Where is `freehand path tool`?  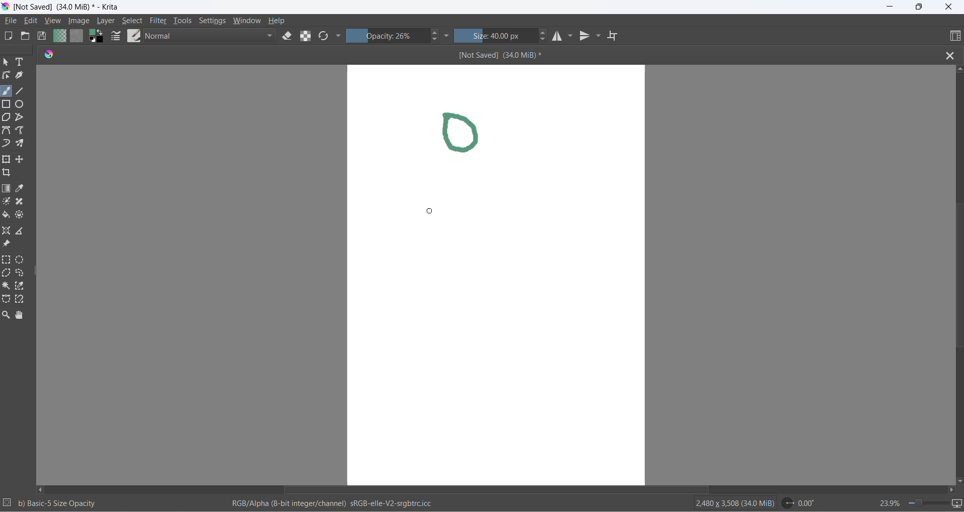 freehand path tool is located at coordinates (24, 131).